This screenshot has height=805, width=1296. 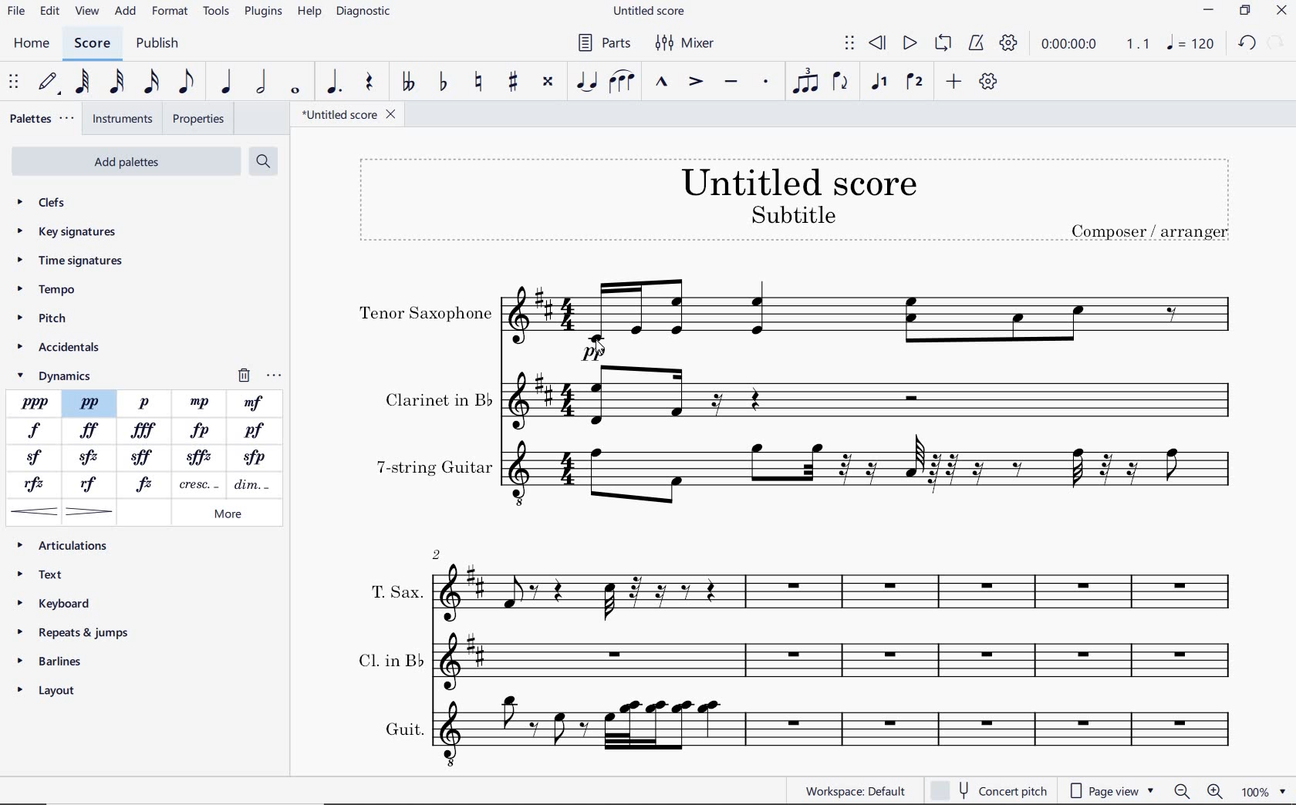 What do you see at coordinates (1149, 230) in the screenshot?
I see `text` at bounding box center [1149, 230].